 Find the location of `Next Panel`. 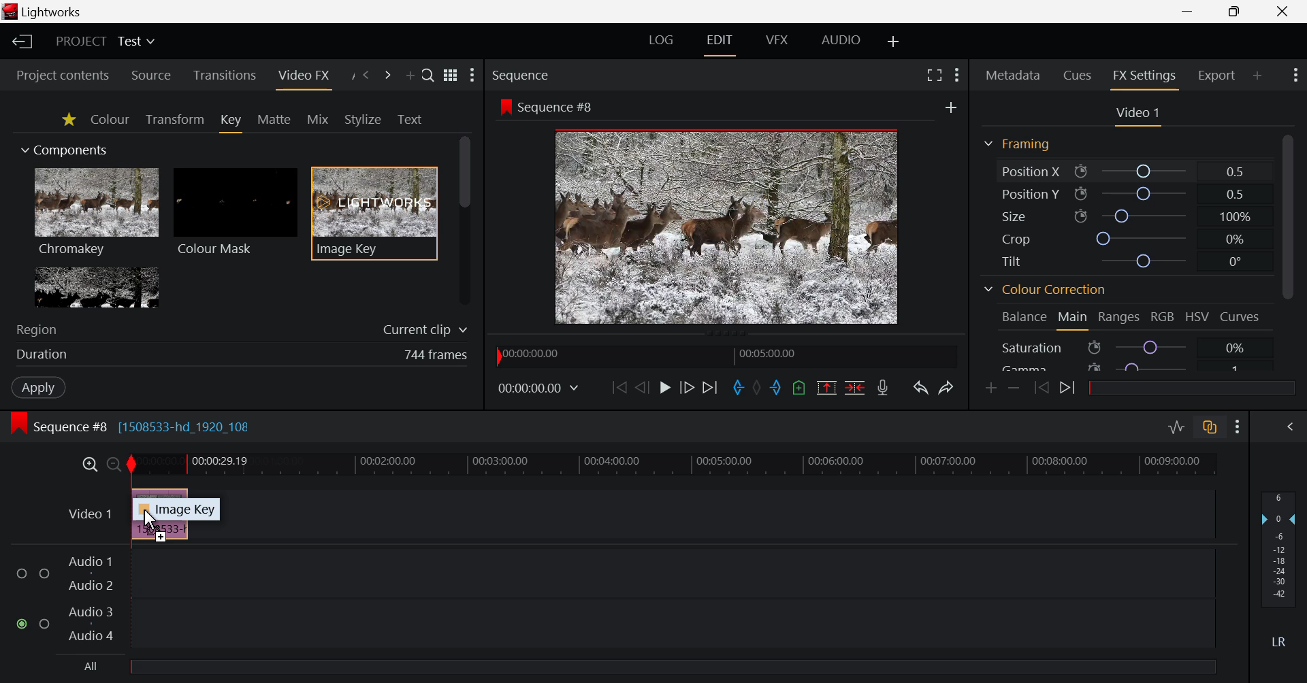

Next Panel is located at coordinates (387, 75).